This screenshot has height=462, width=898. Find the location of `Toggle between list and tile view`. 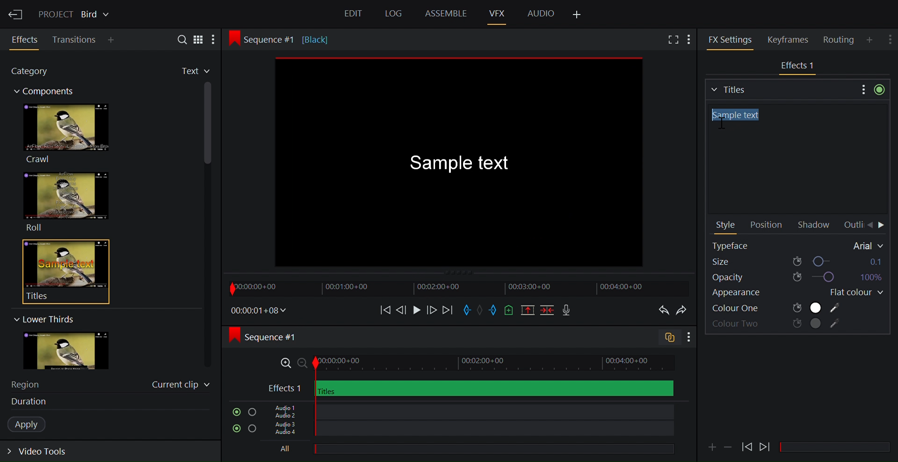

Toggle between list and tile view is located at coordinates (199, 39).